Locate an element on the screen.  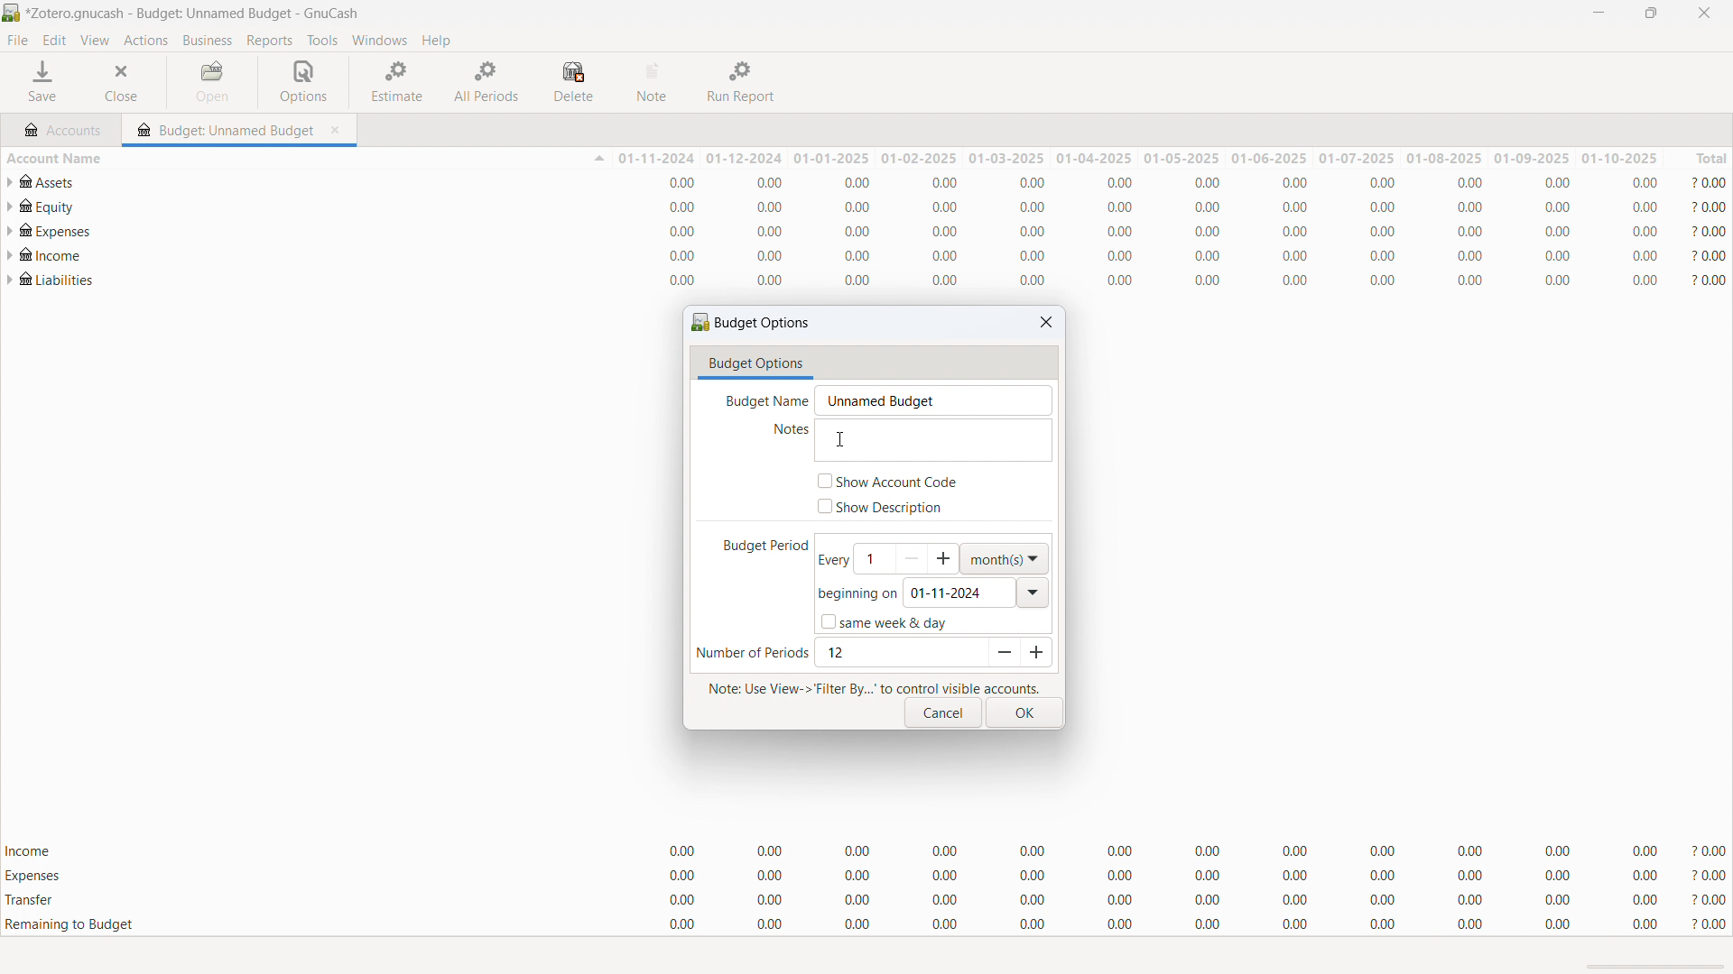
Note: Use View-> Filter By..." to control visible accounts. is located at coordinates (873, 686).